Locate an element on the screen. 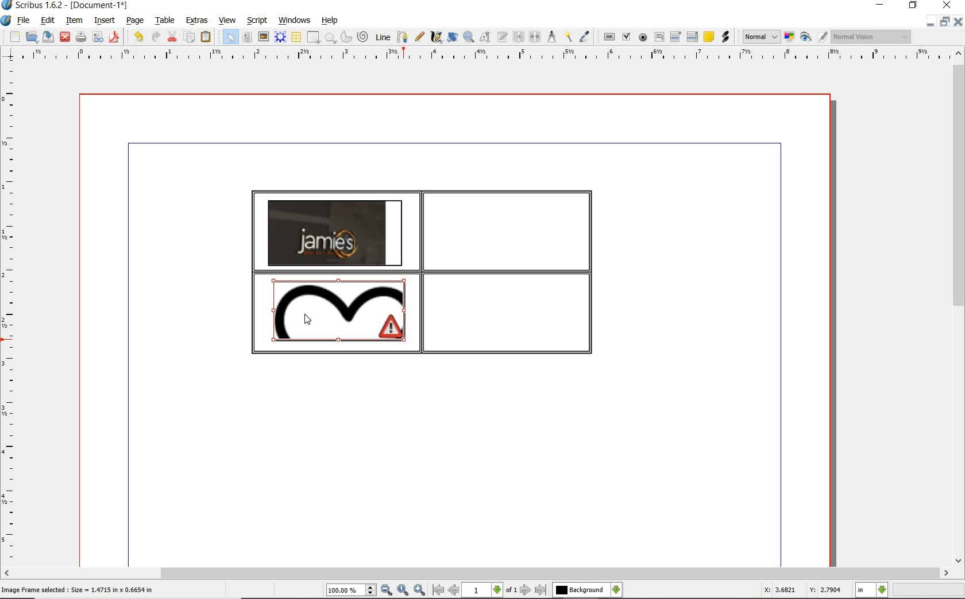  line is located at coordinates (383, 36).